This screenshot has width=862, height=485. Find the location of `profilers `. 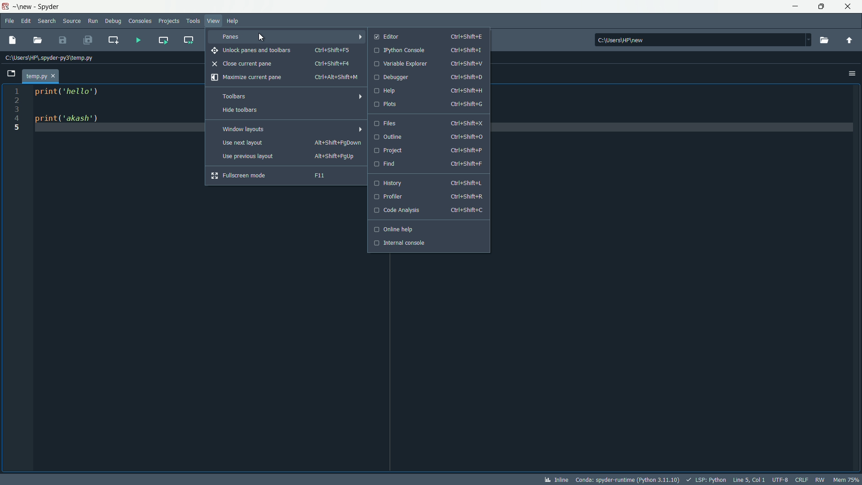

profilers  is located at coordinates (426, 197).